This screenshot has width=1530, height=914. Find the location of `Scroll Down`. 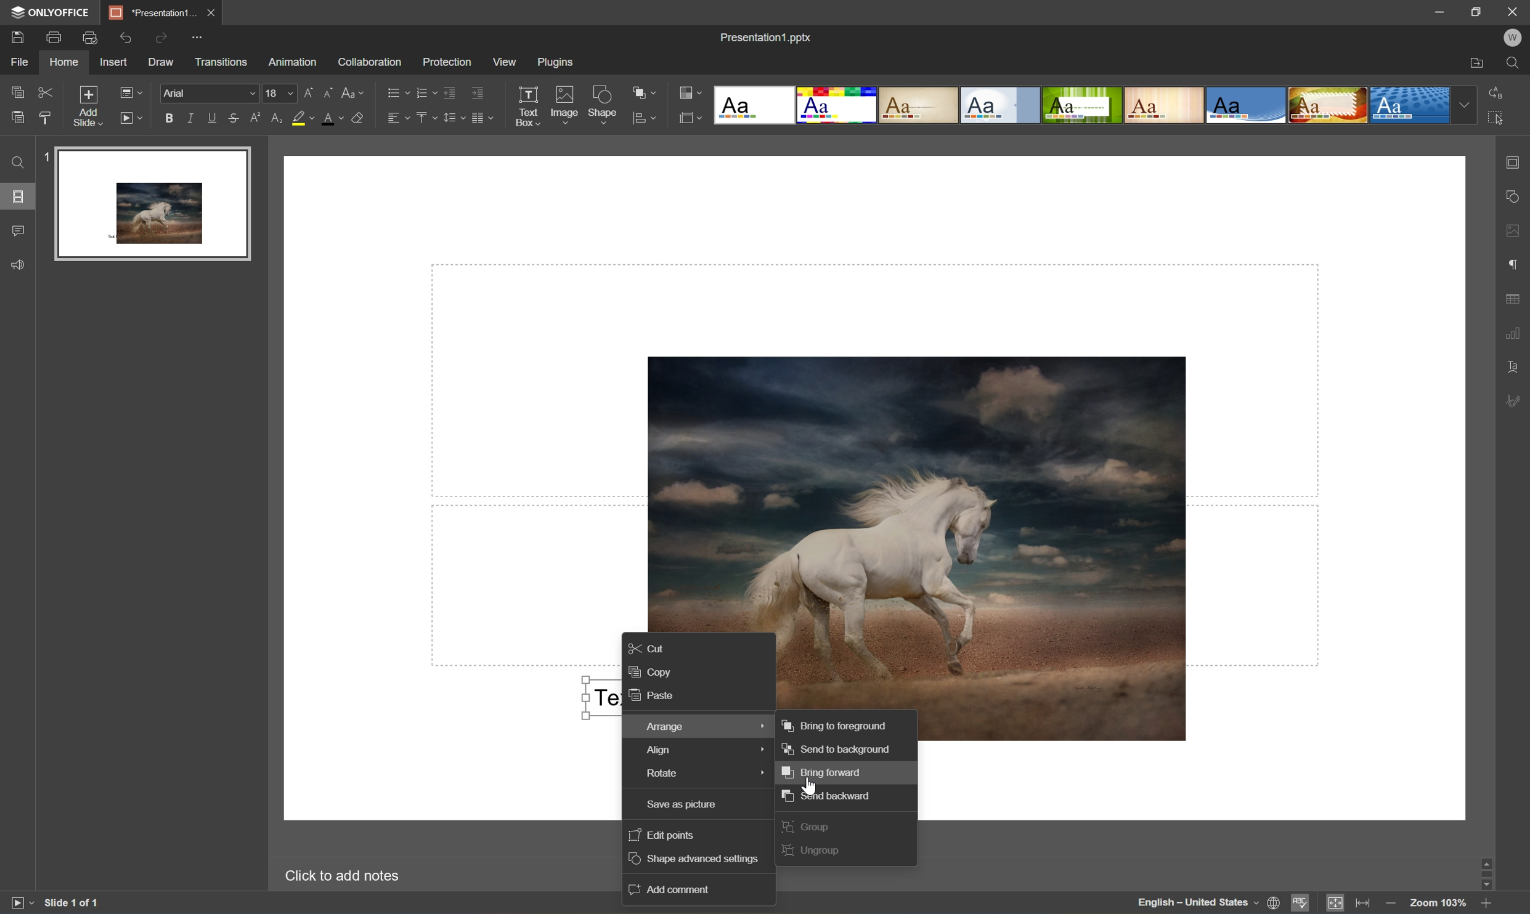

Scroll Down is located at coordinates (1487, 884).